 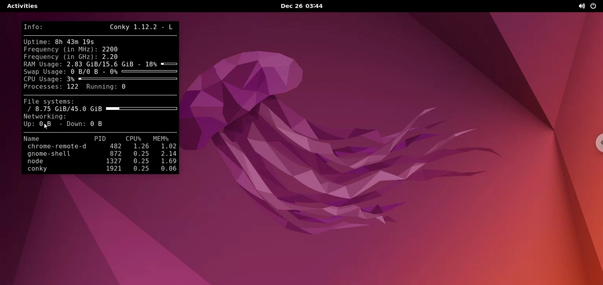 I want to click on up:, so click(x=29, y=126).